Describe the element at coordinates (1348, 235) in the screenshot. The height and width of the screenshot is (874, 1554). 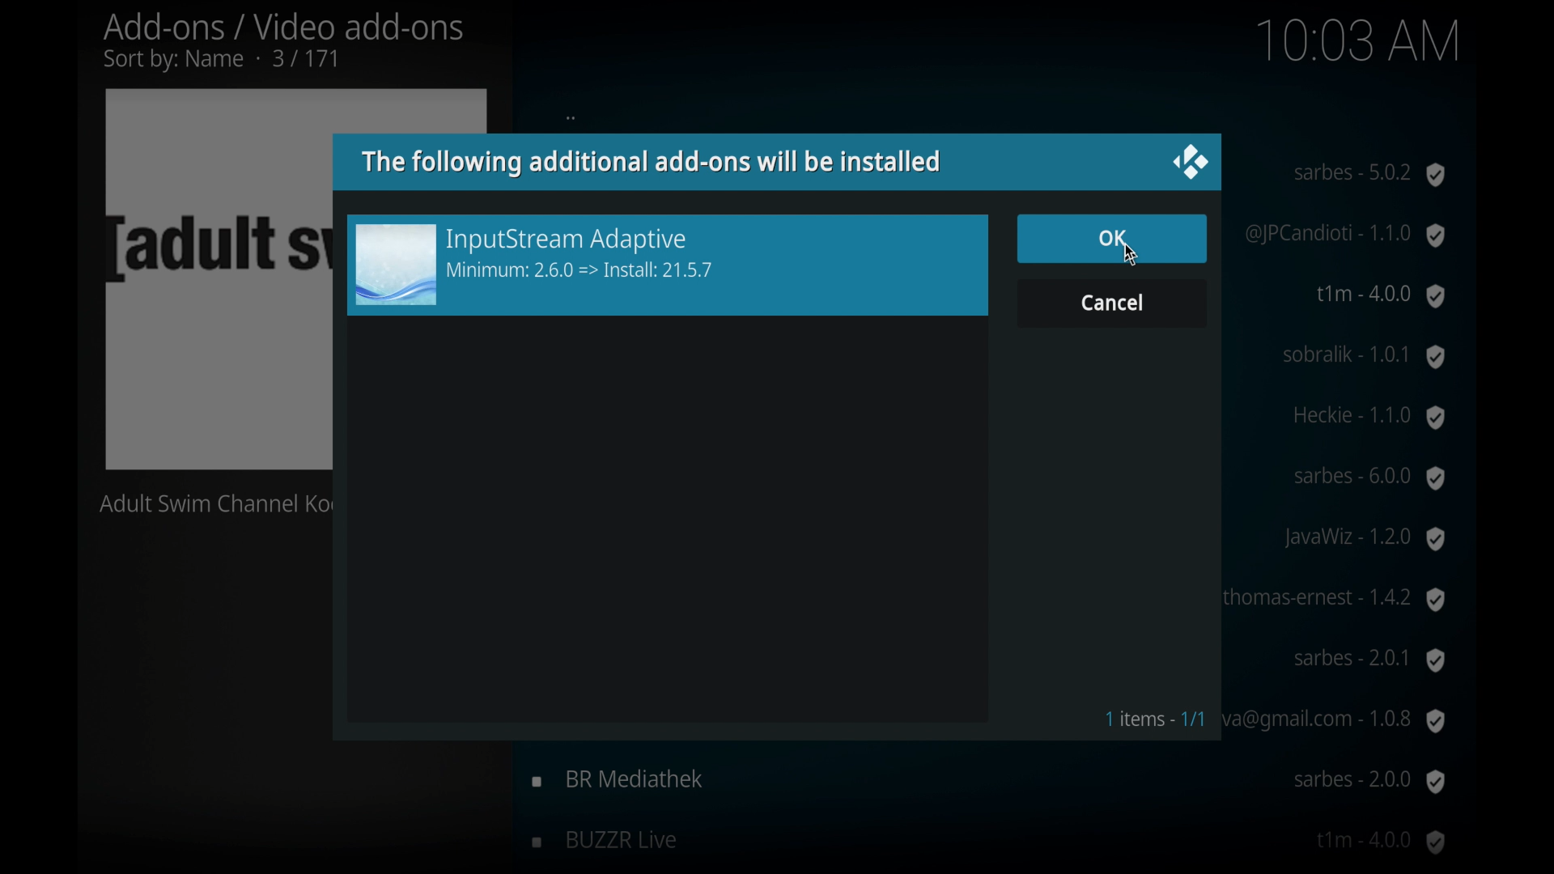
I see `5rtv` at that location.